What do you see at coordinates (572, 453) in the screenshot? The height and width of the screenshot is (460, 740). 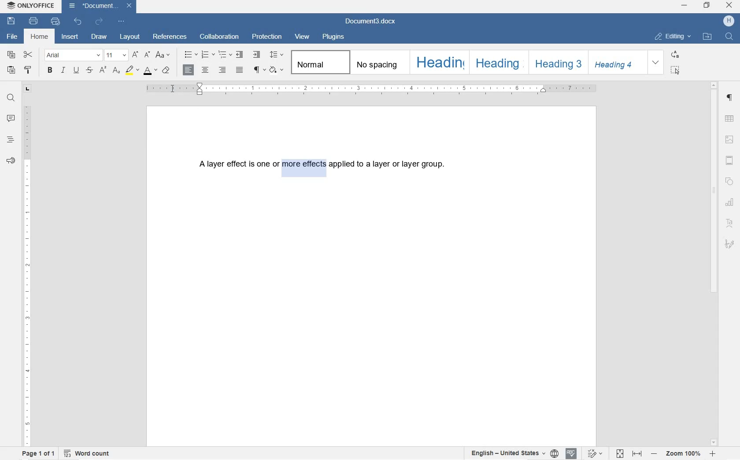 I see `SPELL CHECKING` at bounding box center [572, 453].